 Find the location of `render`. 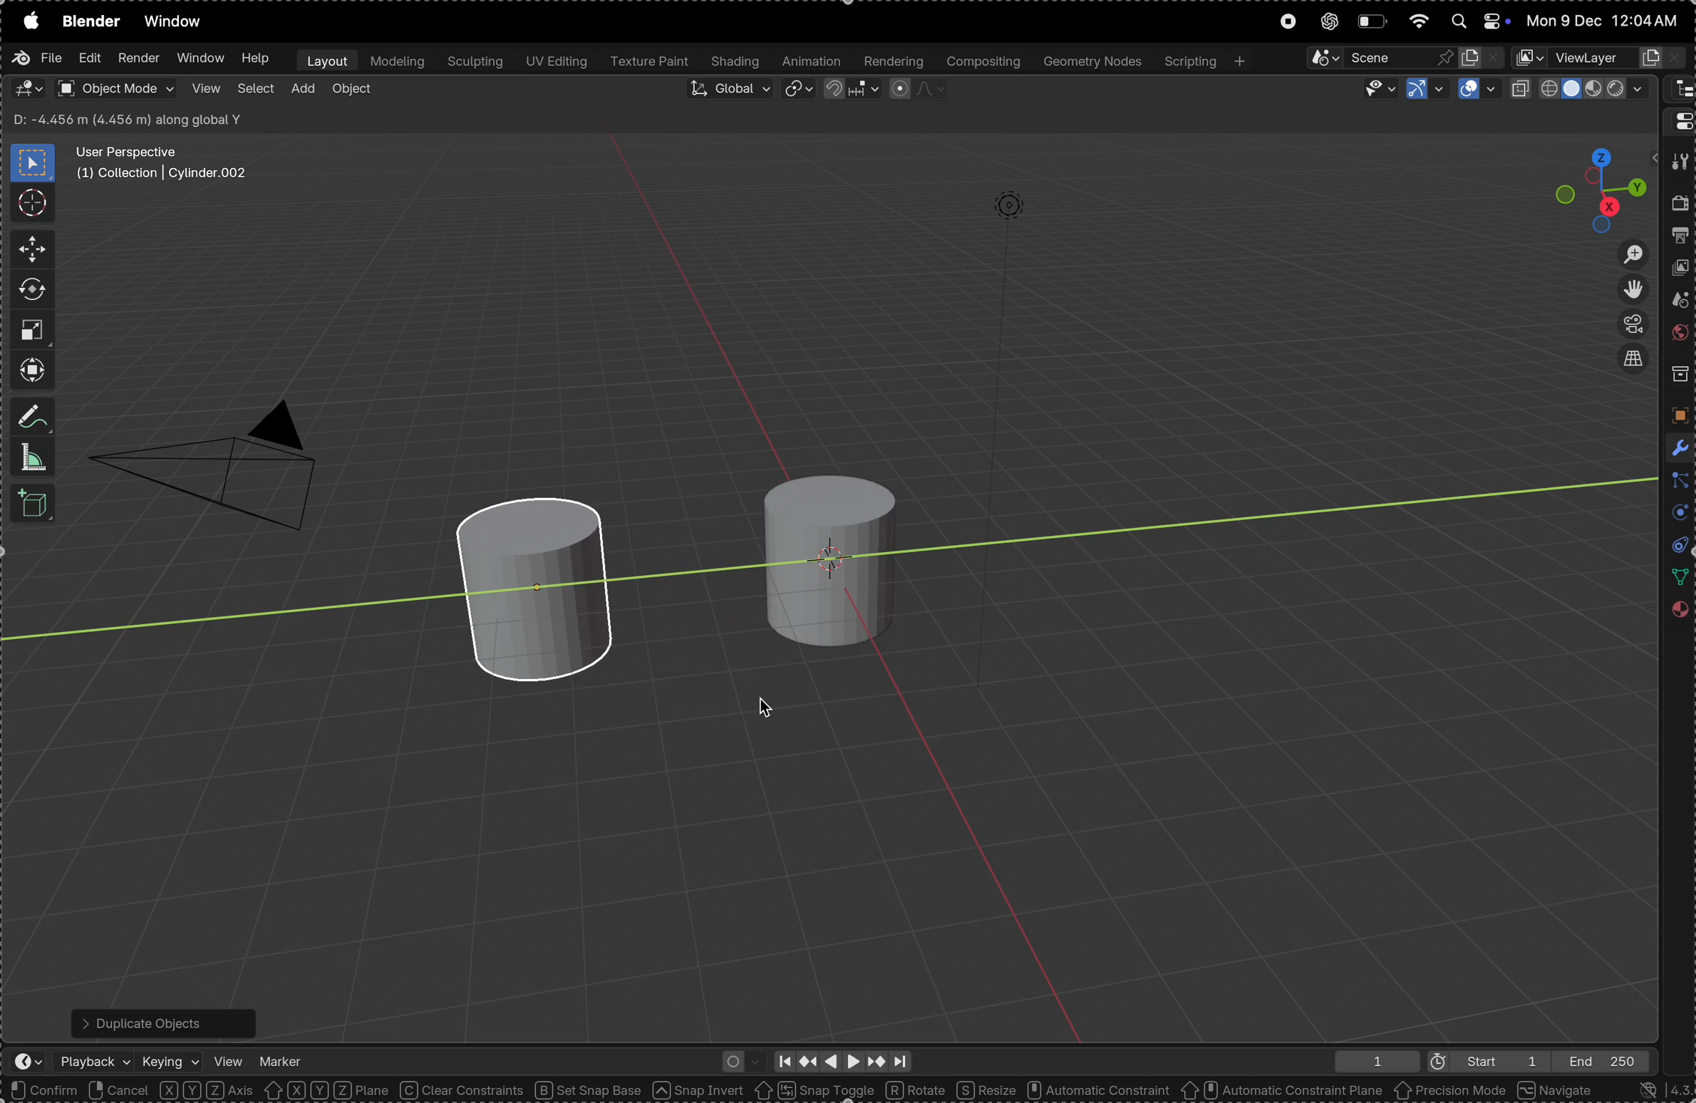

render is located at coordinates (1680, 207).